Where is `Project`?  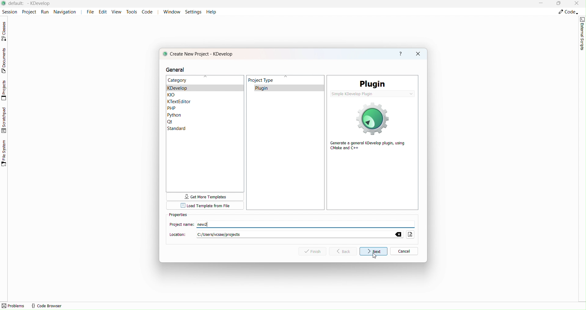
Project is located at coordinates (29, 11).